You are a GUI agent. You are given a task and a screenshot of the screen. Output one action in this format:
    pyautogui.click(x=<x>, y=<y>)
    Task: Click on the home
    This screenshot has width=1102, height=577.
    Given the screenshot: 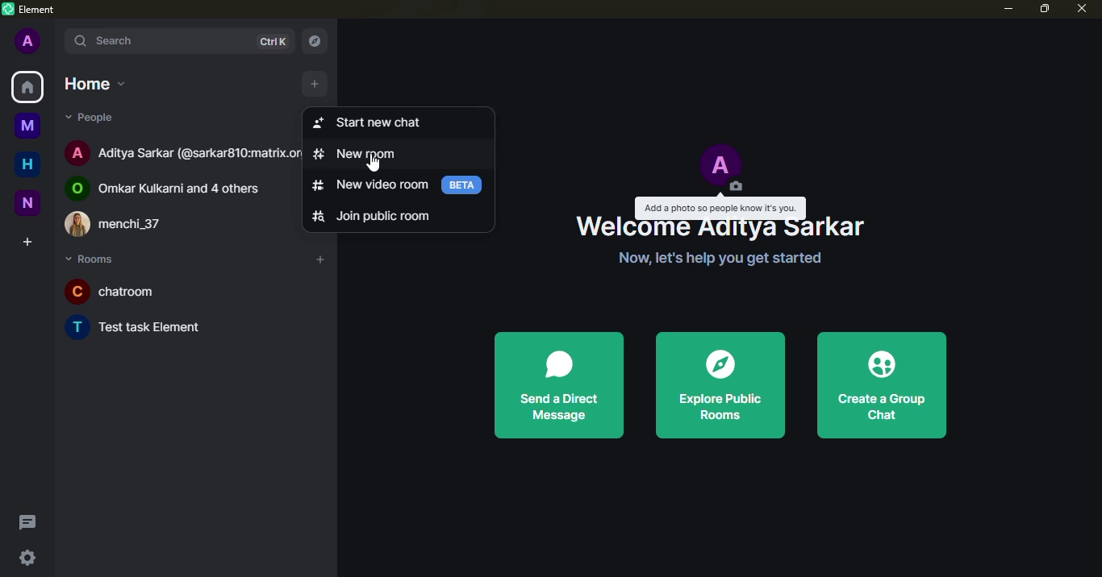 What is the action you would take?
    pyautogui.click(x=27, y=86)
    